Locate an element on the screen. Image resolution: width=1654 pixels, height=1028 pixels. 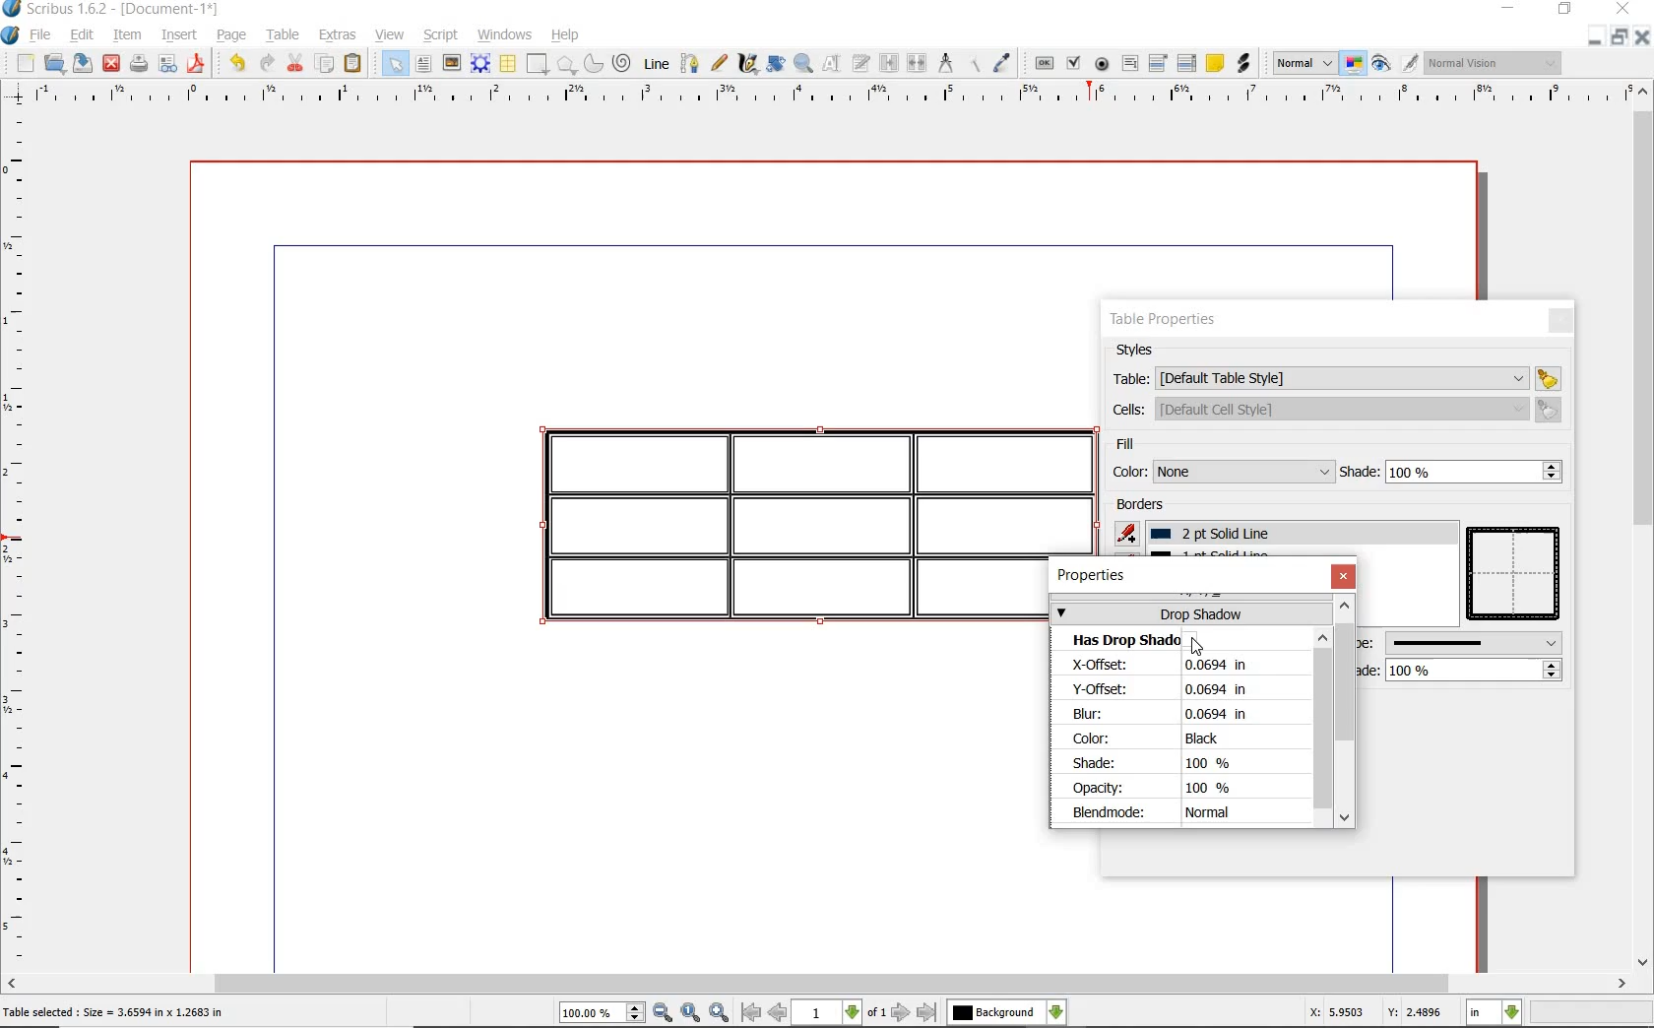
go to last page is located at coordinates (928, 1011).